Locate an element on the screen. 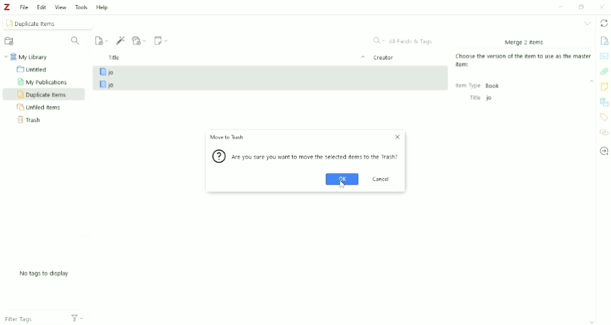  Edit is located at coordinates (41, 7).